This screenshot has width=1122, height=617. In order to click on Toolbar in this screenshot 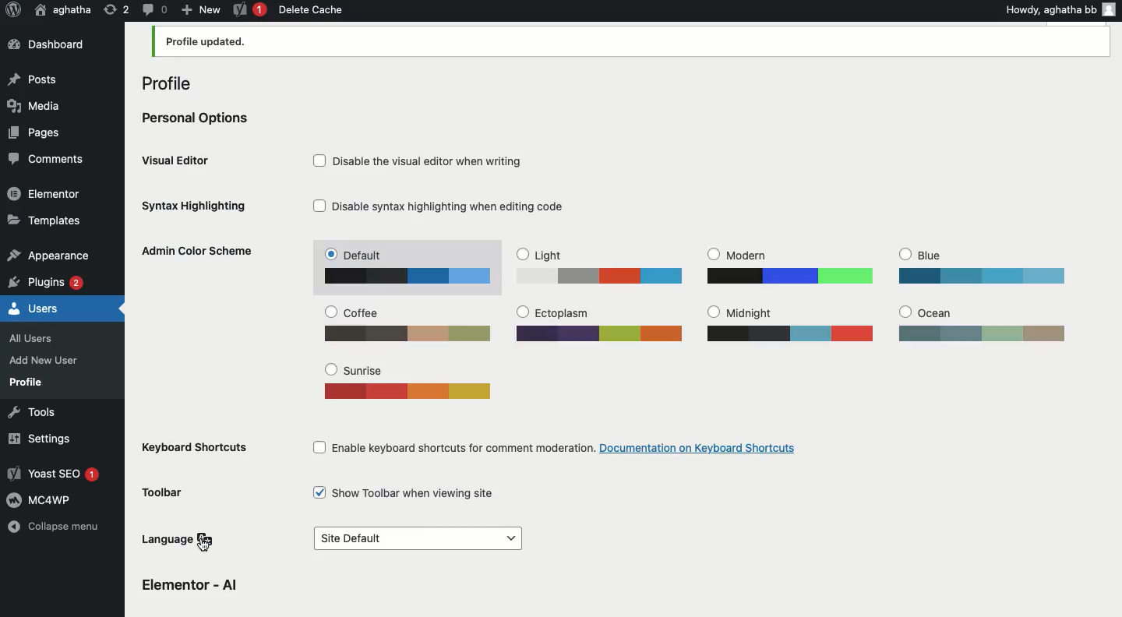, I will do `click(168, 492)`.